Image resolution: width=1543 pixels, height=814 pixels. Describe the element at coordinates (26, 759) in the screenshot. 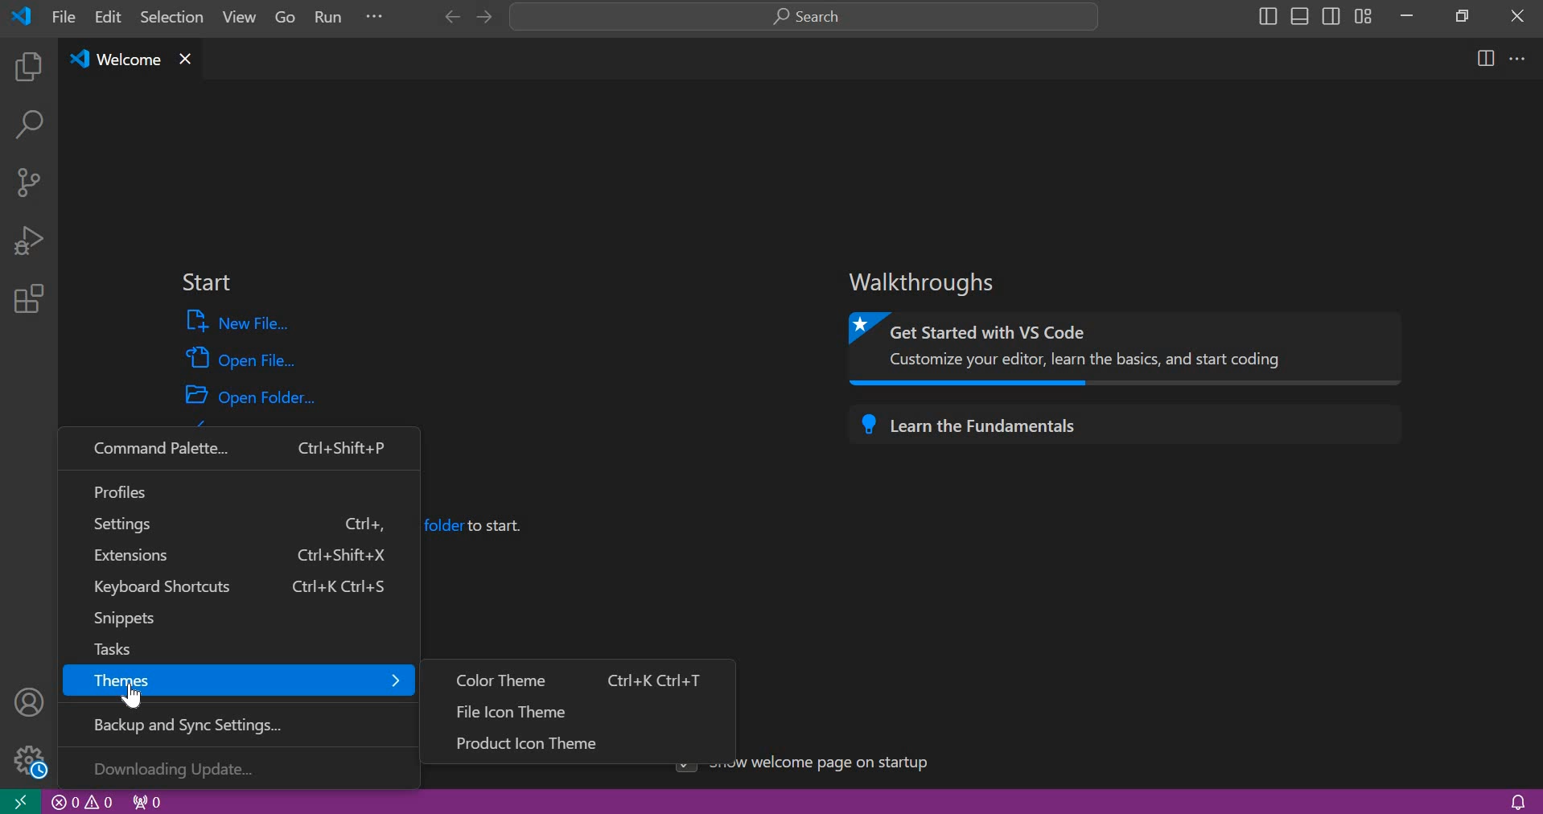

I see `manage` at that location.